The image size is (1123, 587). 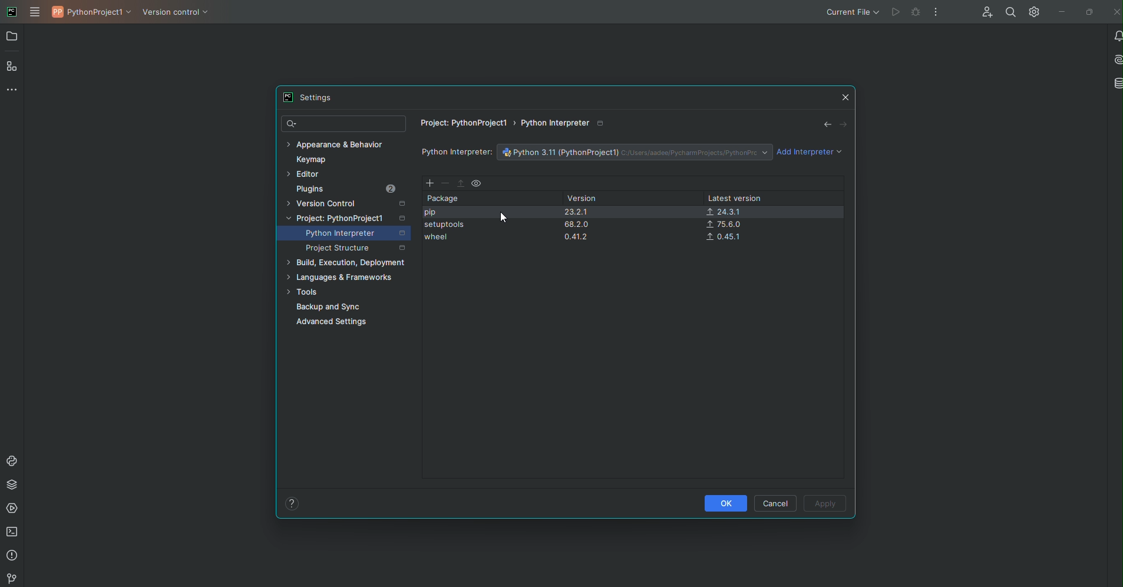 I want to click on Cancel, so click(x=775, y=502).